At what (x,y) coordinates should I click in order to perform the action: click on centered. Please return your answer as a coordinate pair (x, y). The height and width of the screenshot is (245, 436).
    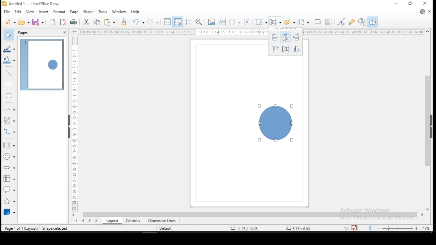
    Looking at the image, I should click on (285, 37).